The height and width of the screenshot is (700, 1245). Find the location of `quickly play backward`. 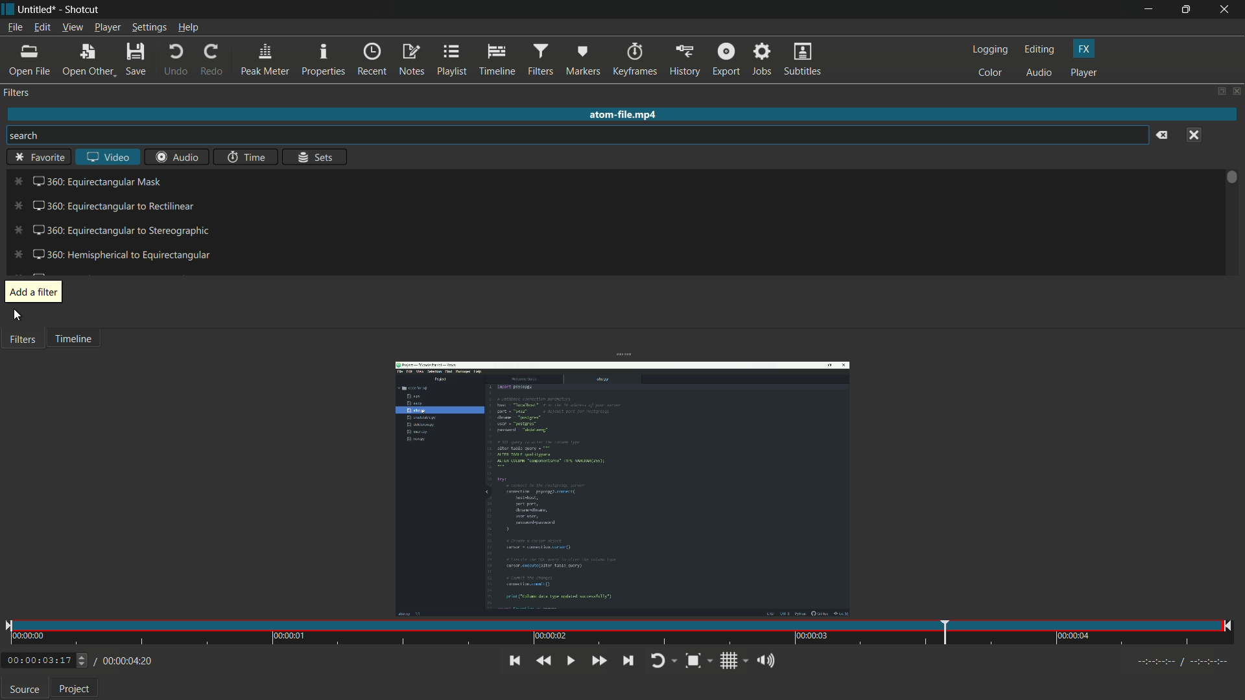

quickly play backward is located at coordinates (545, 661).